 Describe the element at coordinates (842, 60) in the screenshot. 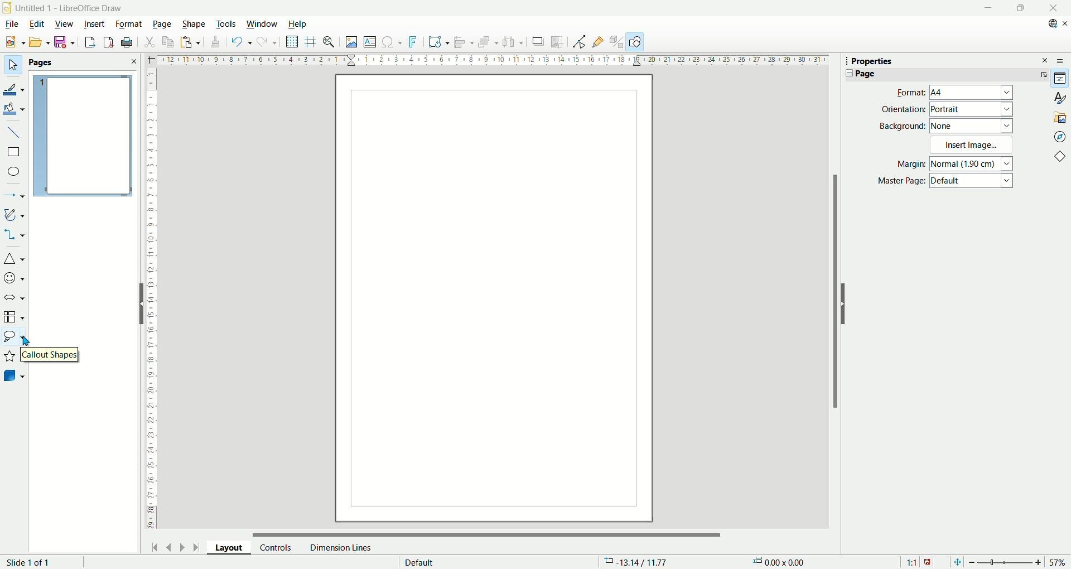

I see `Tooltip drag` at that location.